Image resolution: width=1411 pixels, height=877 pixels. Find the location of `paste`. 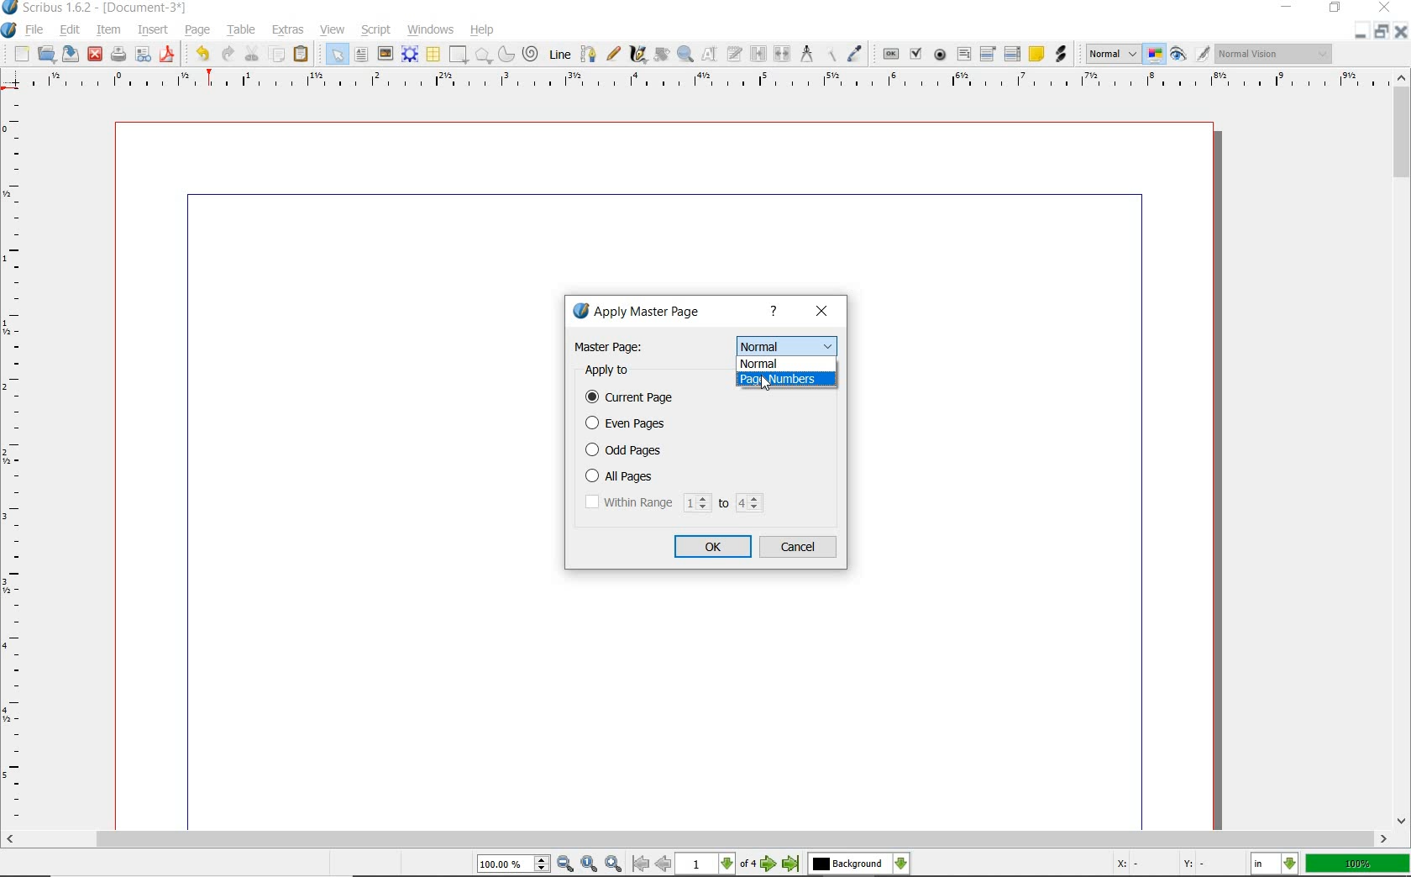

paste is located at coordinates (301, 54).